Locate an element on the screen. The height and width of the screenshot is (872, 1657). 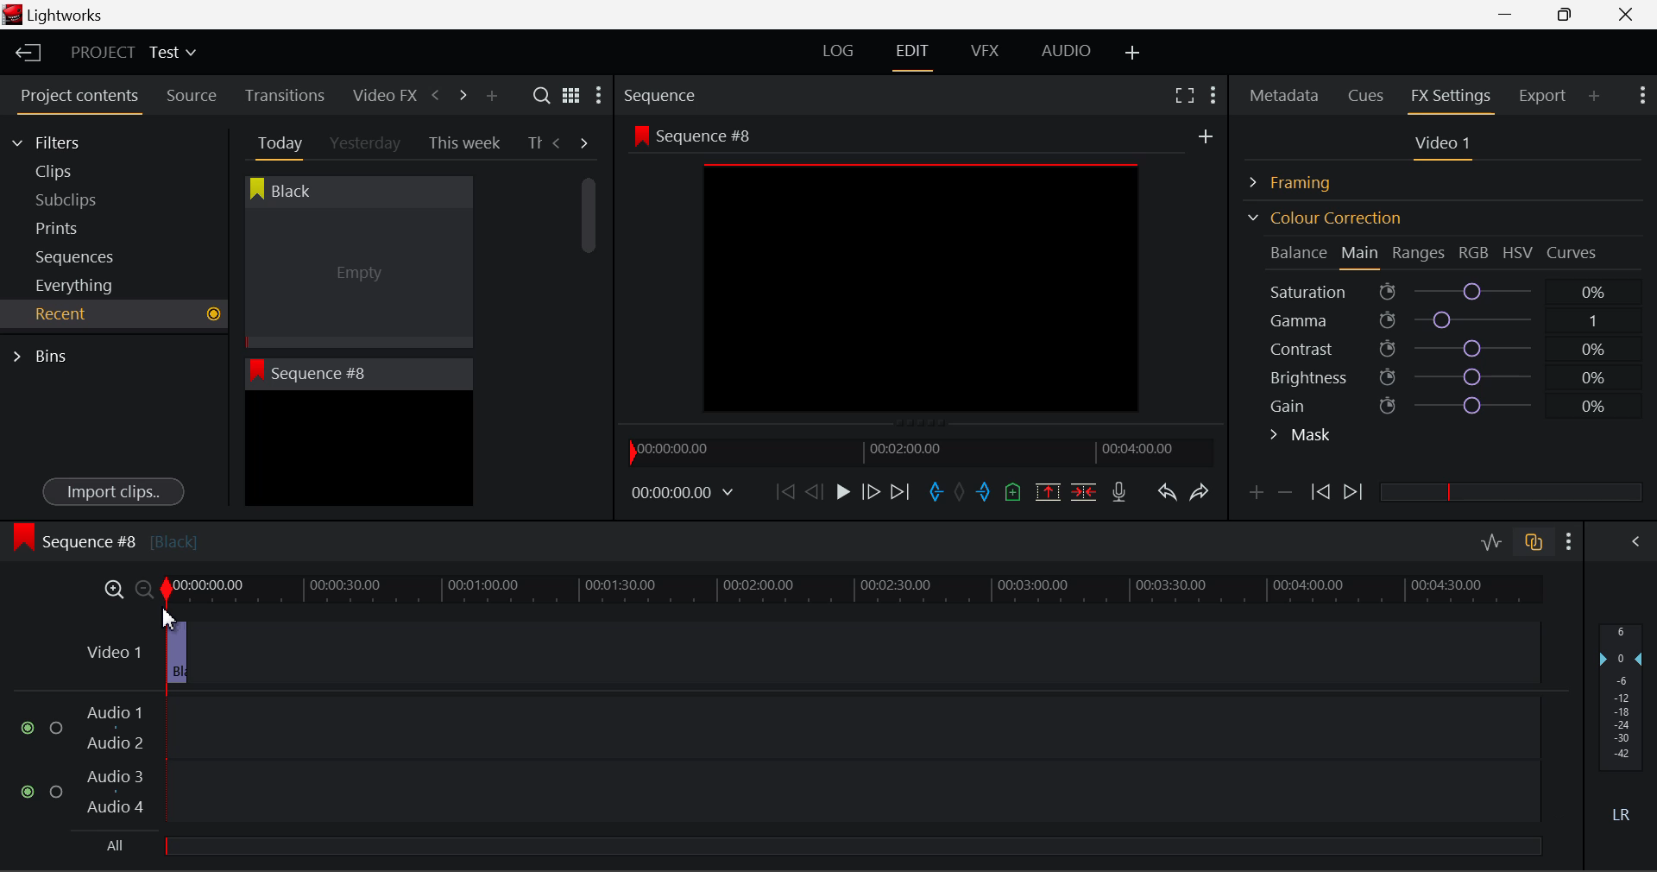
Brightness is located at coordinates (1445, 374).